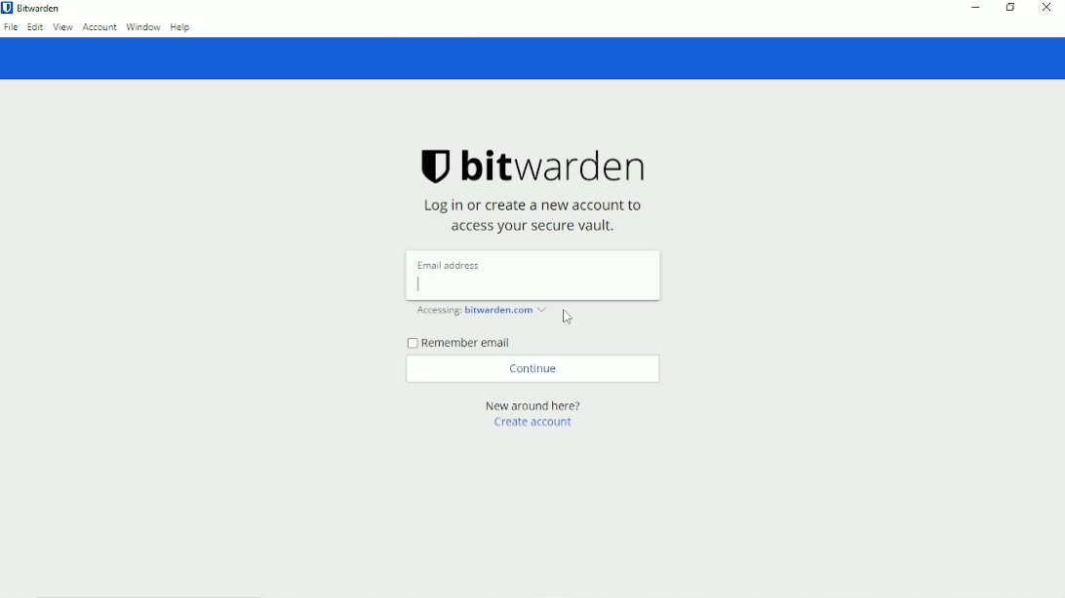  Describe the element at coordinates (554, 167) in the screenshot. I see `bitwarden` at that location.